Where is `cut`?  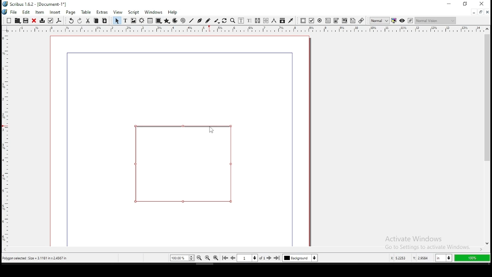
cut is located at coordinates (88, 21).